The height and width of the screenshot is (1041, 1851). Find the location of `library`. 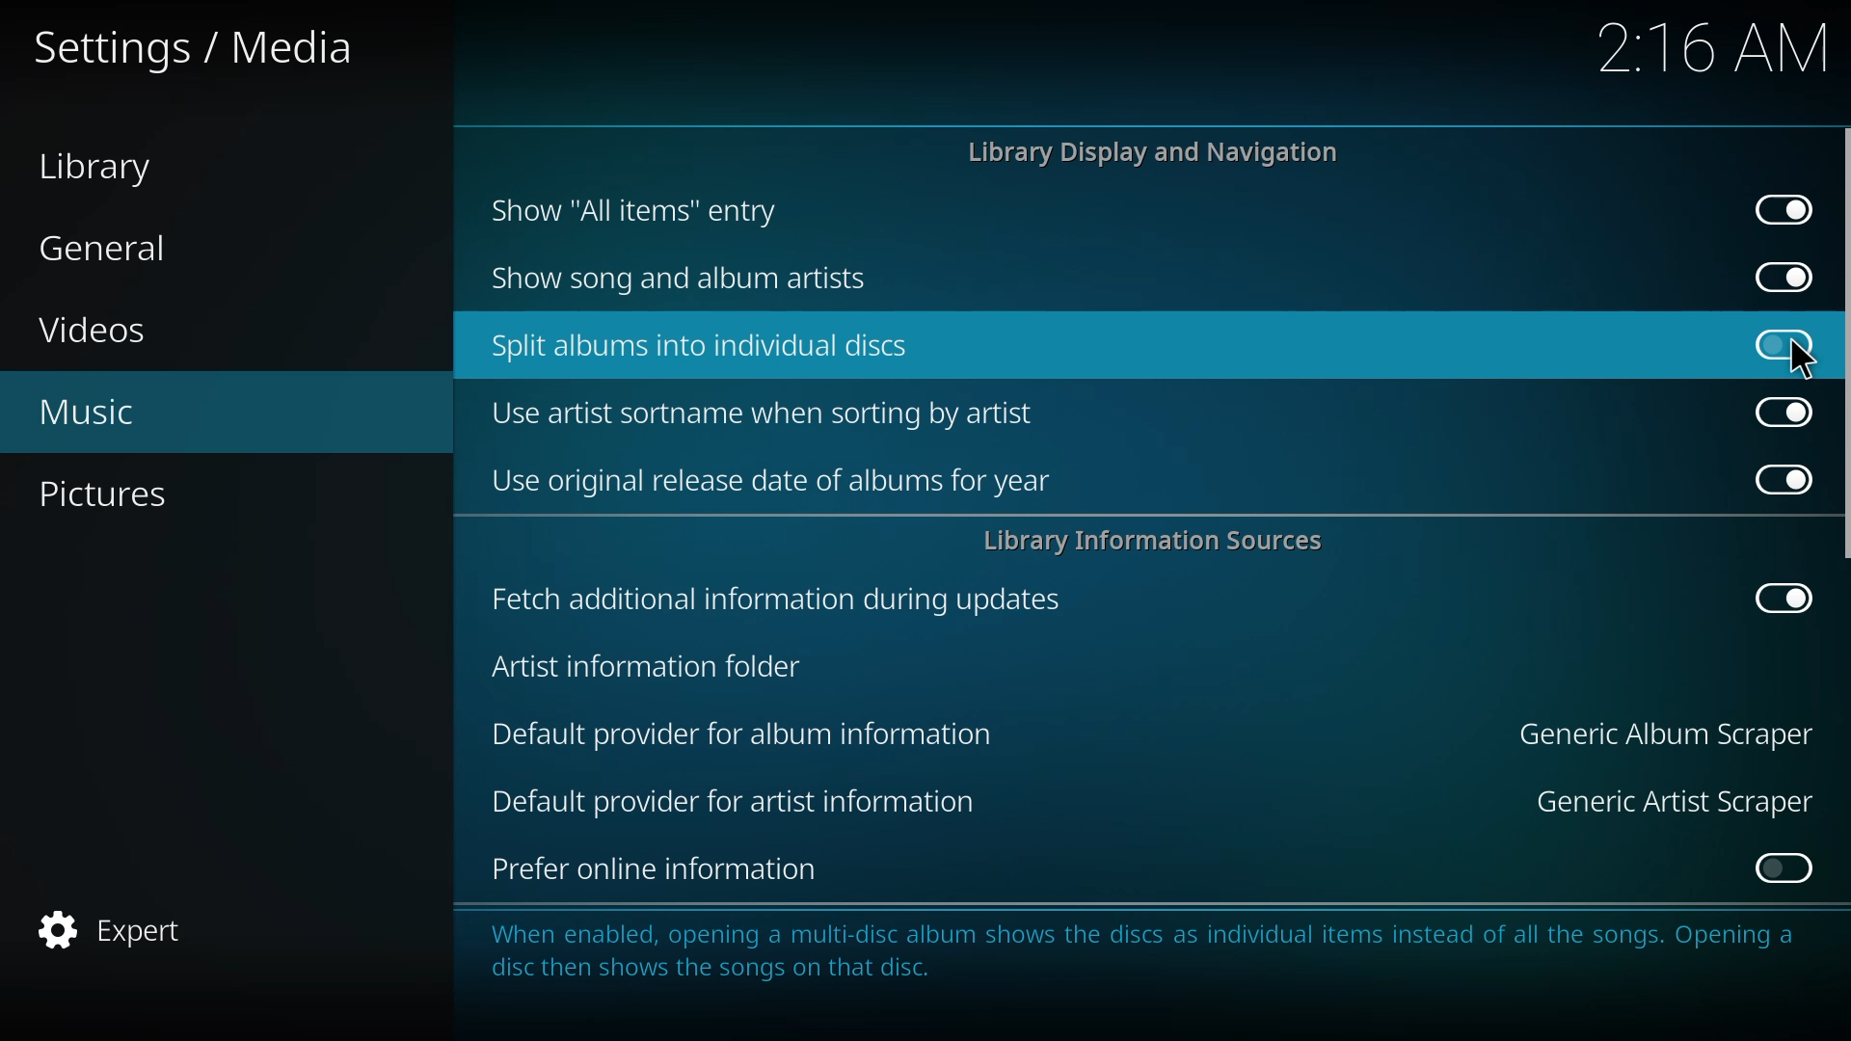

library is located at coordinates (102, 168).